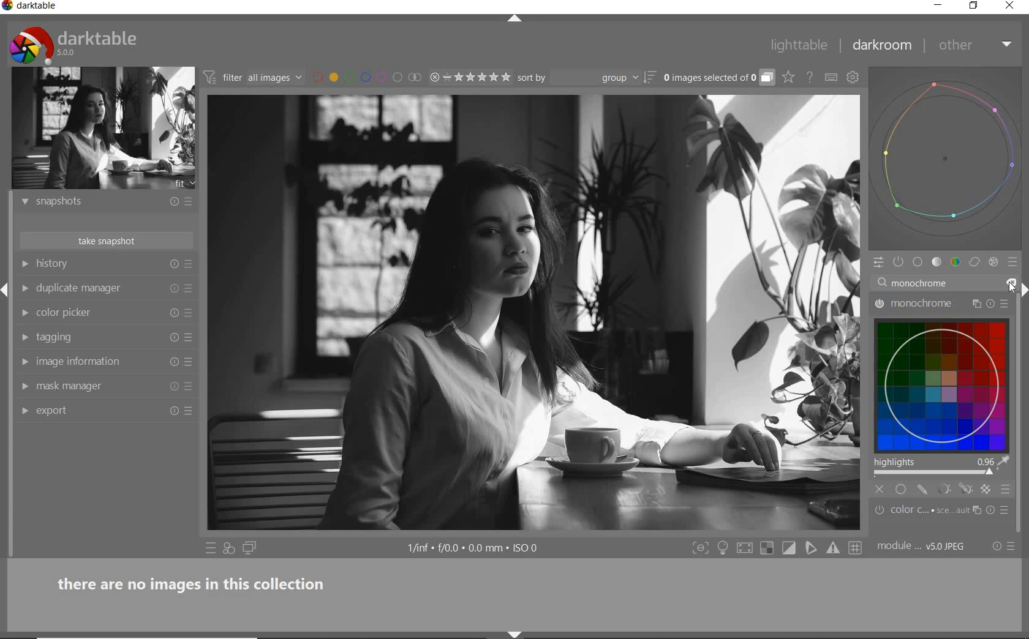 This screenshot has width=1029, height=639. What do you see at coordinates (1012, 285) in the screenshot?
I see `delete` at bounding box center [1012, 285].